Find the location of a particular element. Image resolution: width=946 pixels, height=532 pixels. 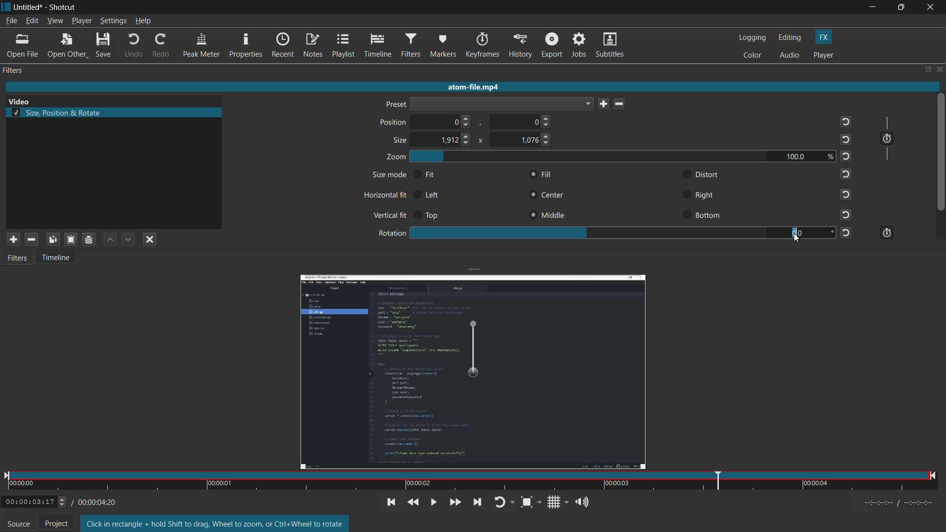

0|0 is located at coordinates (801, 233).